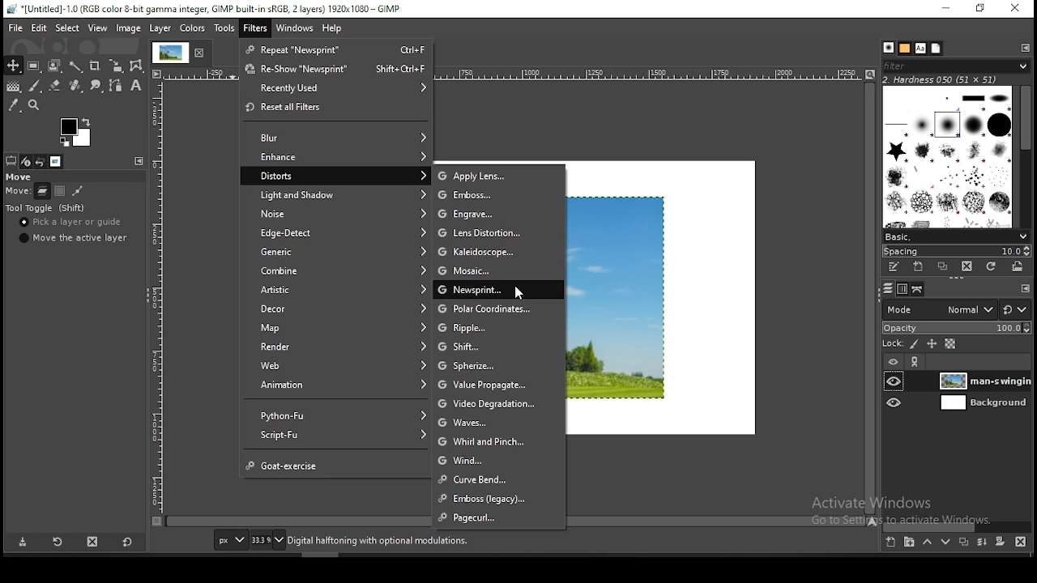 The height and width of the screenshot is (583, 1037). What do you see at coordinates (1023, 49) in the screenshot?
I see `configure this tab` at bounding box center [1023, 49].